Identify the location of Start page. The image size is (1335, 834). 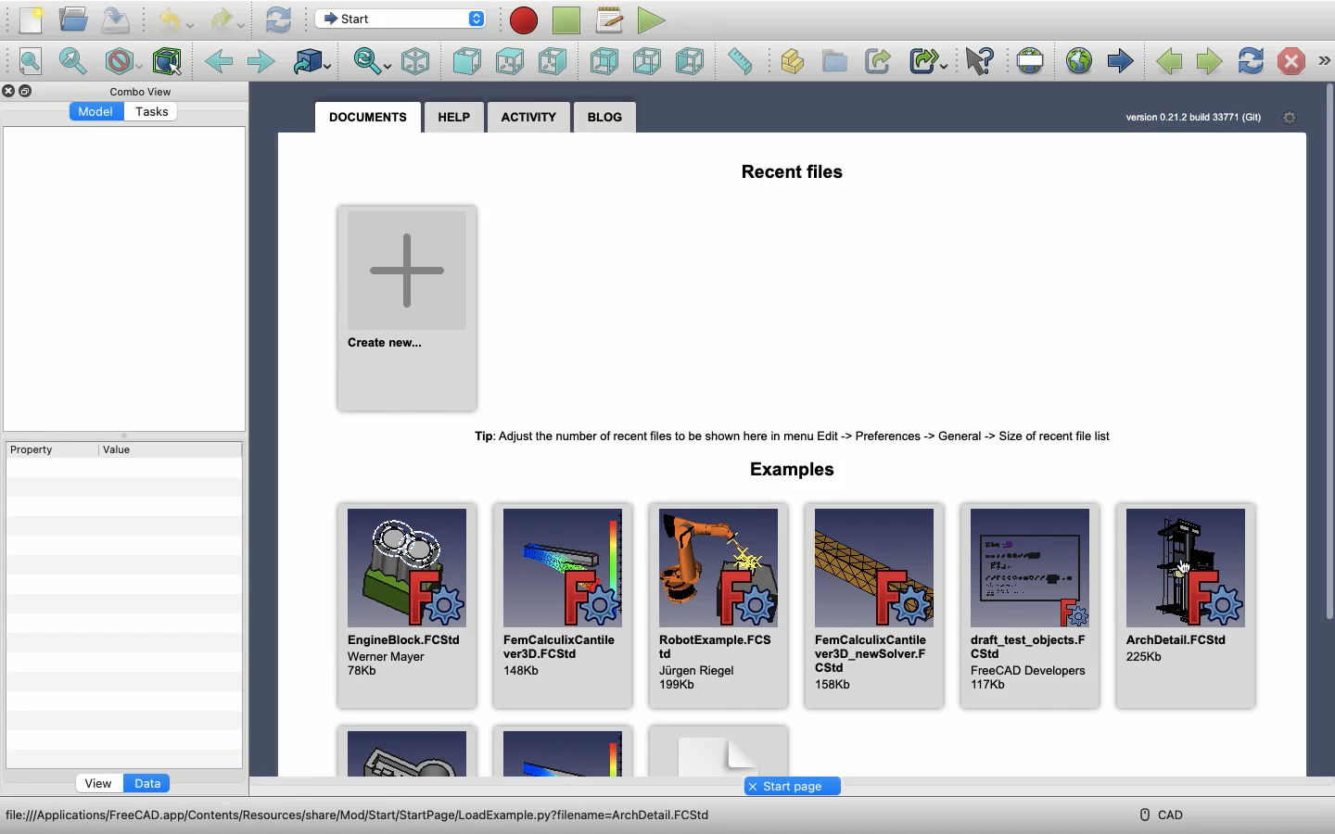
(1120, 61).